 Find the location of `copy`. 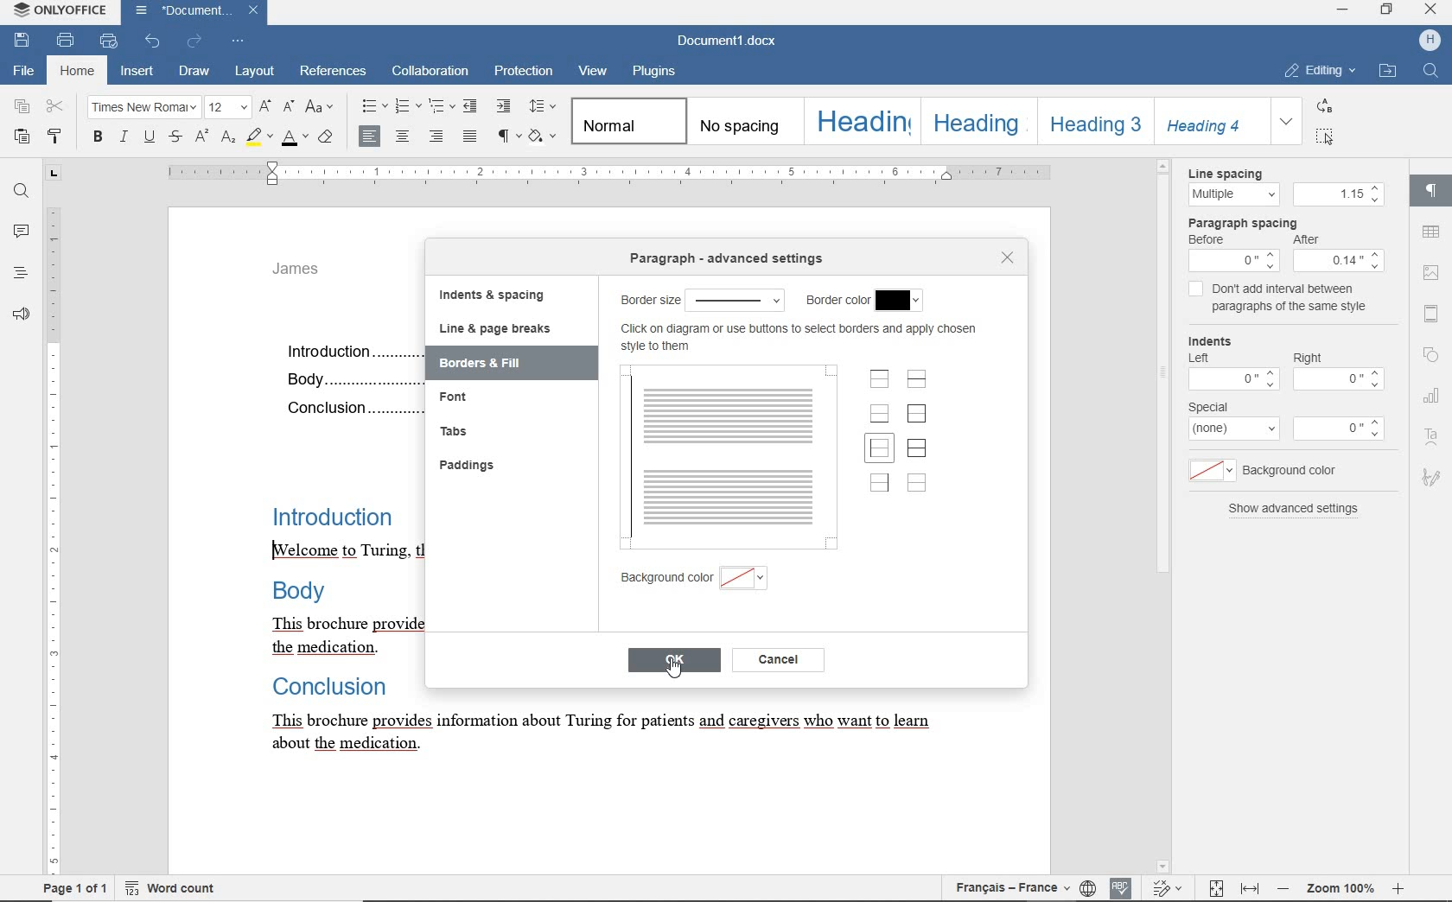

copy is located at coordinates (24, 108).